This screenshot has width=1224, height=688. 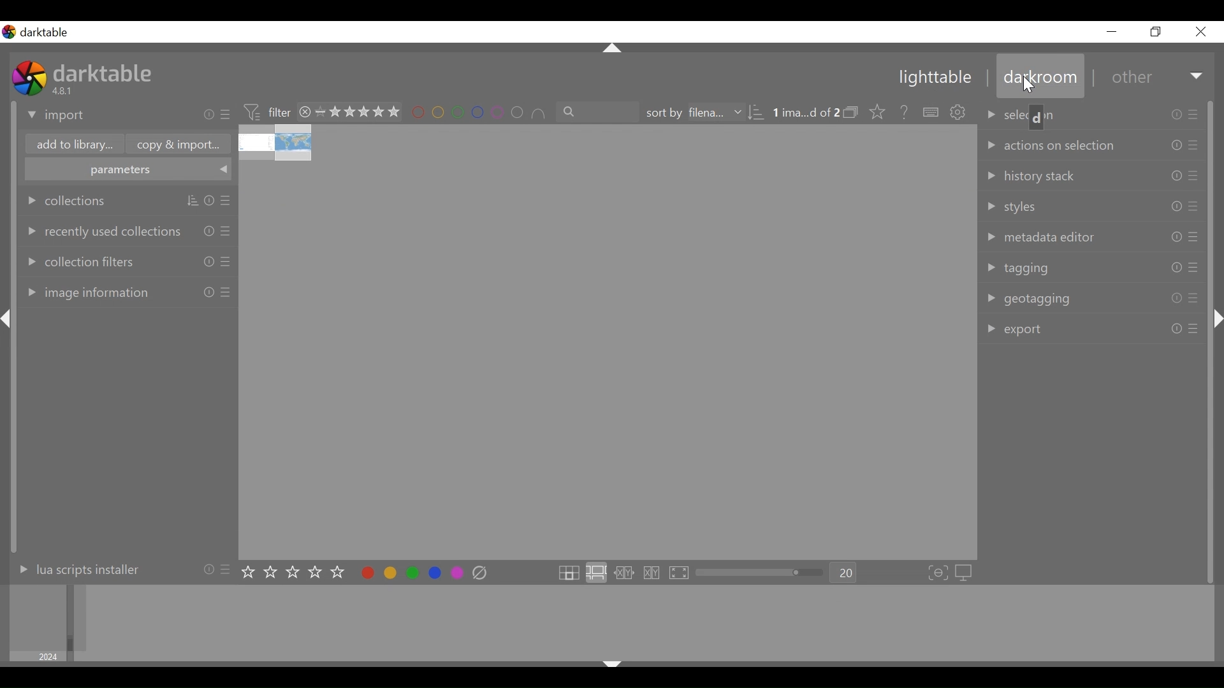 What do you see at coordinates (608, 342) in the screenshot?
I see `image thumbnail` at bounding box center [608, 342].